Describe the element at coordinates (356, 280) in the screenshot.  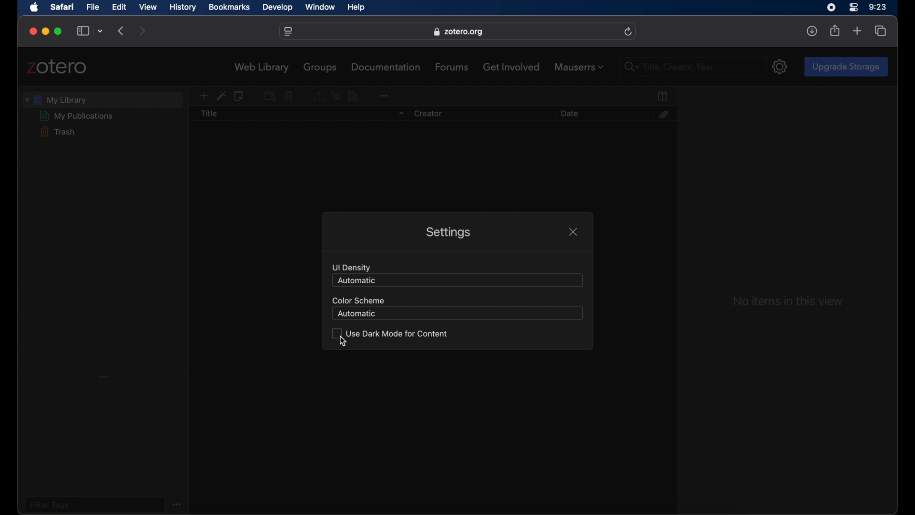
I see `automatic` at that location.